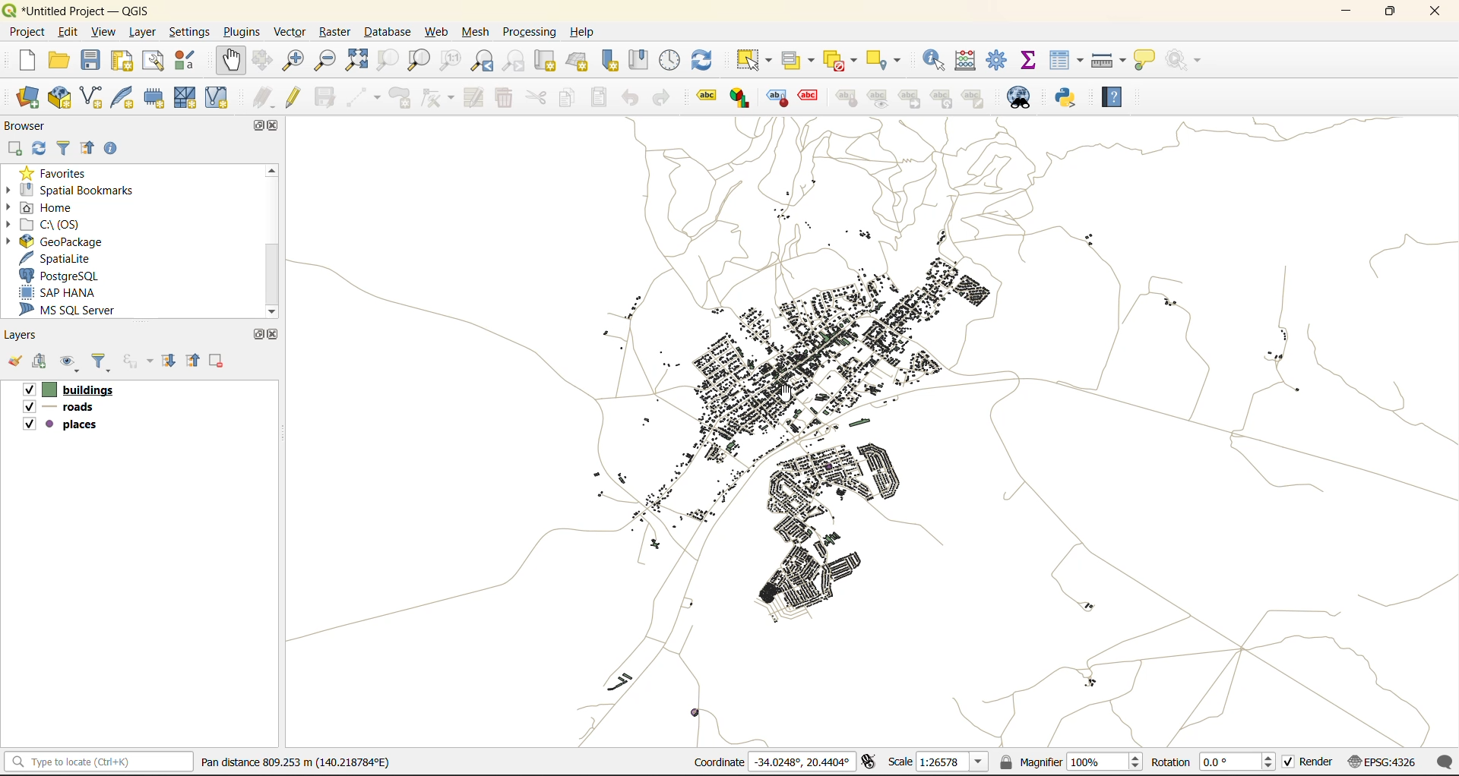 The image size is (1459, 776). What do you see at coordinates (1391, 14) in the screenshot?
I see `maximize` at bounding box center [1391, 14].